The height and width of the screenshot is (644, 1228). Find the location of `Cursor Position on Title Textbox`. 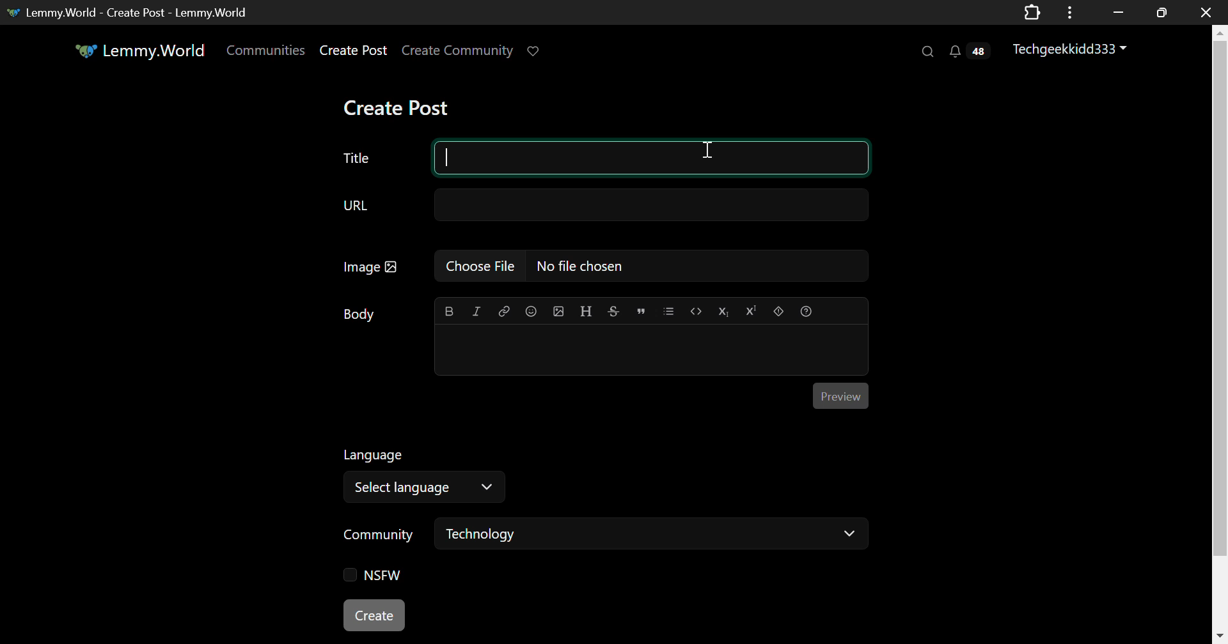

Cursor Position on Title Textbox is located at coordinates (706, 152).